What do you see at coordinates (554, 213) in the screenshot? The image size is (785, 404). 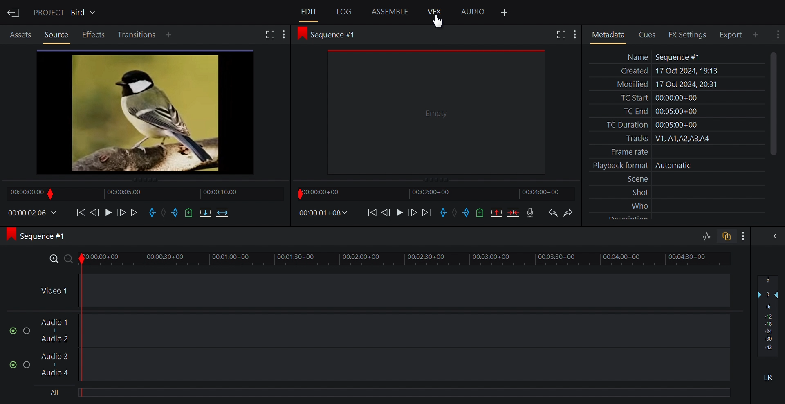 I see `Undo` at bounding box center [554, 213].